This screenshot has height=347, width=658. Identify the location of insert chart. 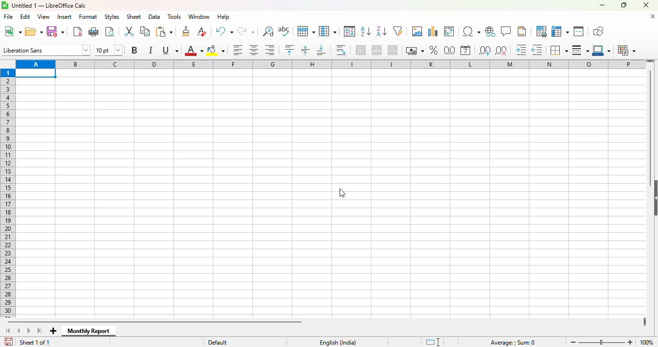
(432, 31).